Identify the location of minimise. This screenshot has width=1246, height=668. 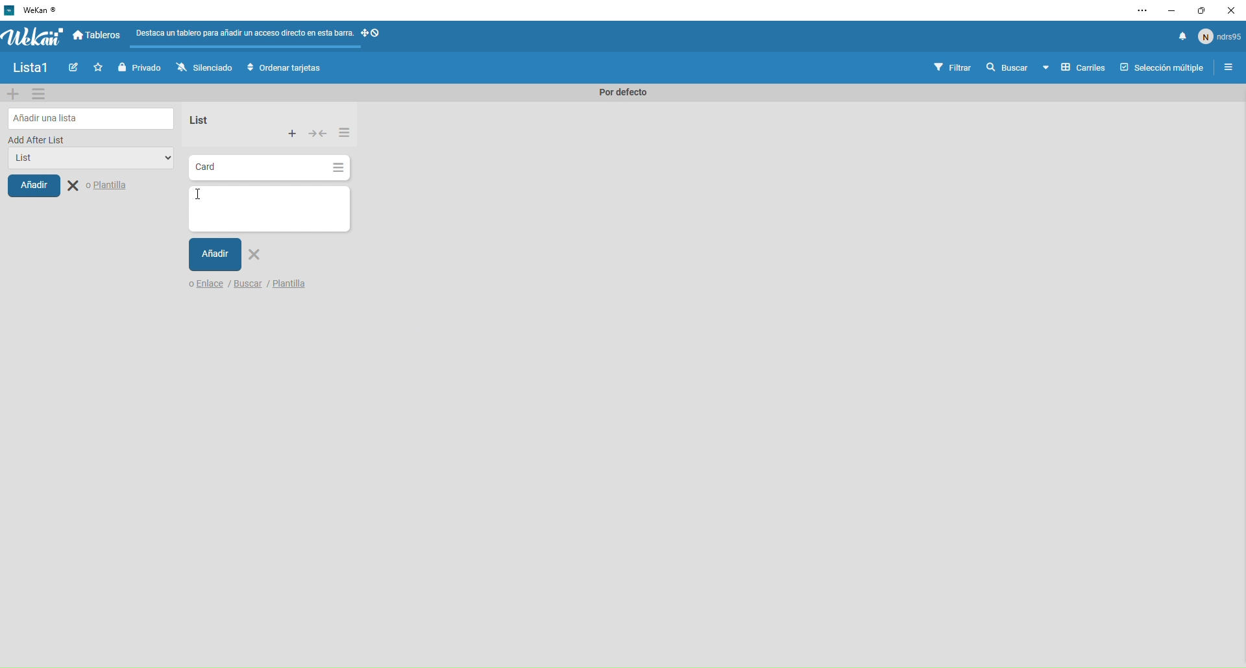
(1170, 11).